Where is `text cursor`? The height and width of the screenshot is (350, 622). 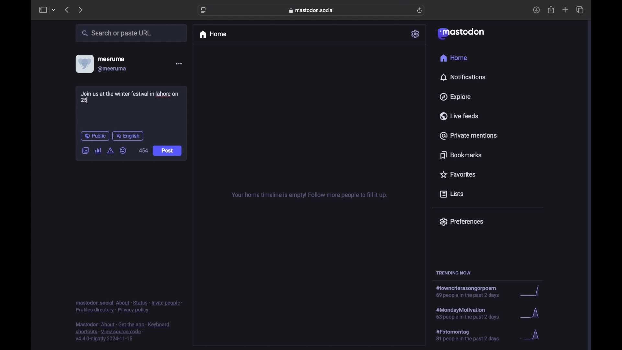
text cursor is located at coordinates (87, 100).